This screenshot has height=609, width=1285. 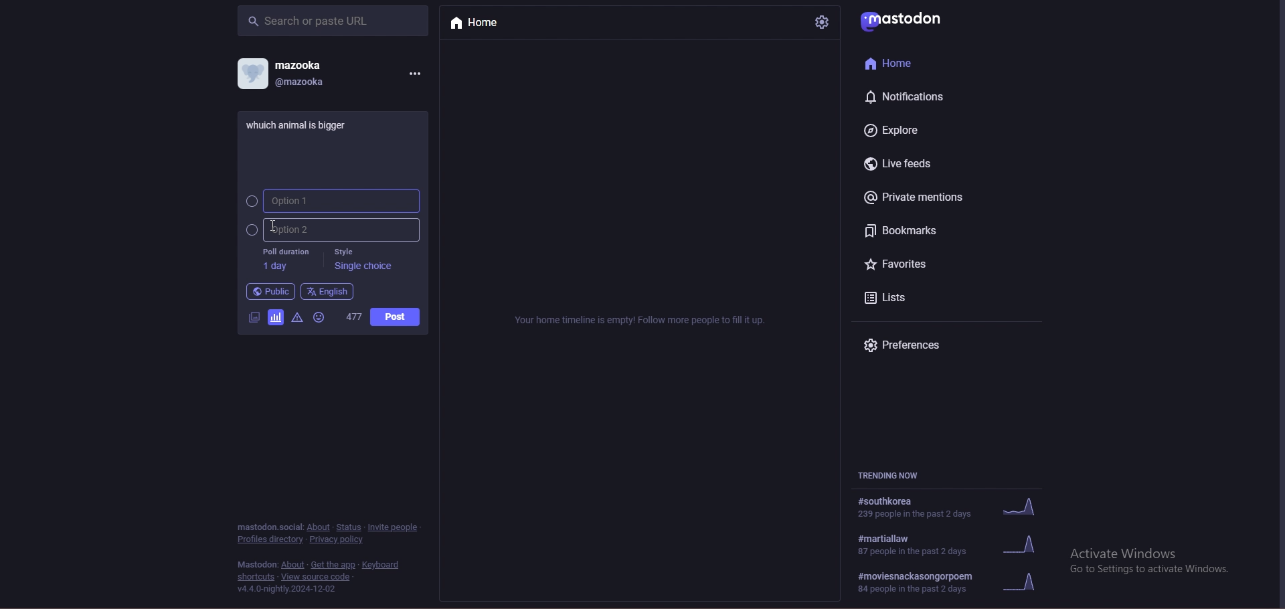 What do you see at coordinates (642, 320) in the screenshot?
I see `info` at bounding box center [642, 320].